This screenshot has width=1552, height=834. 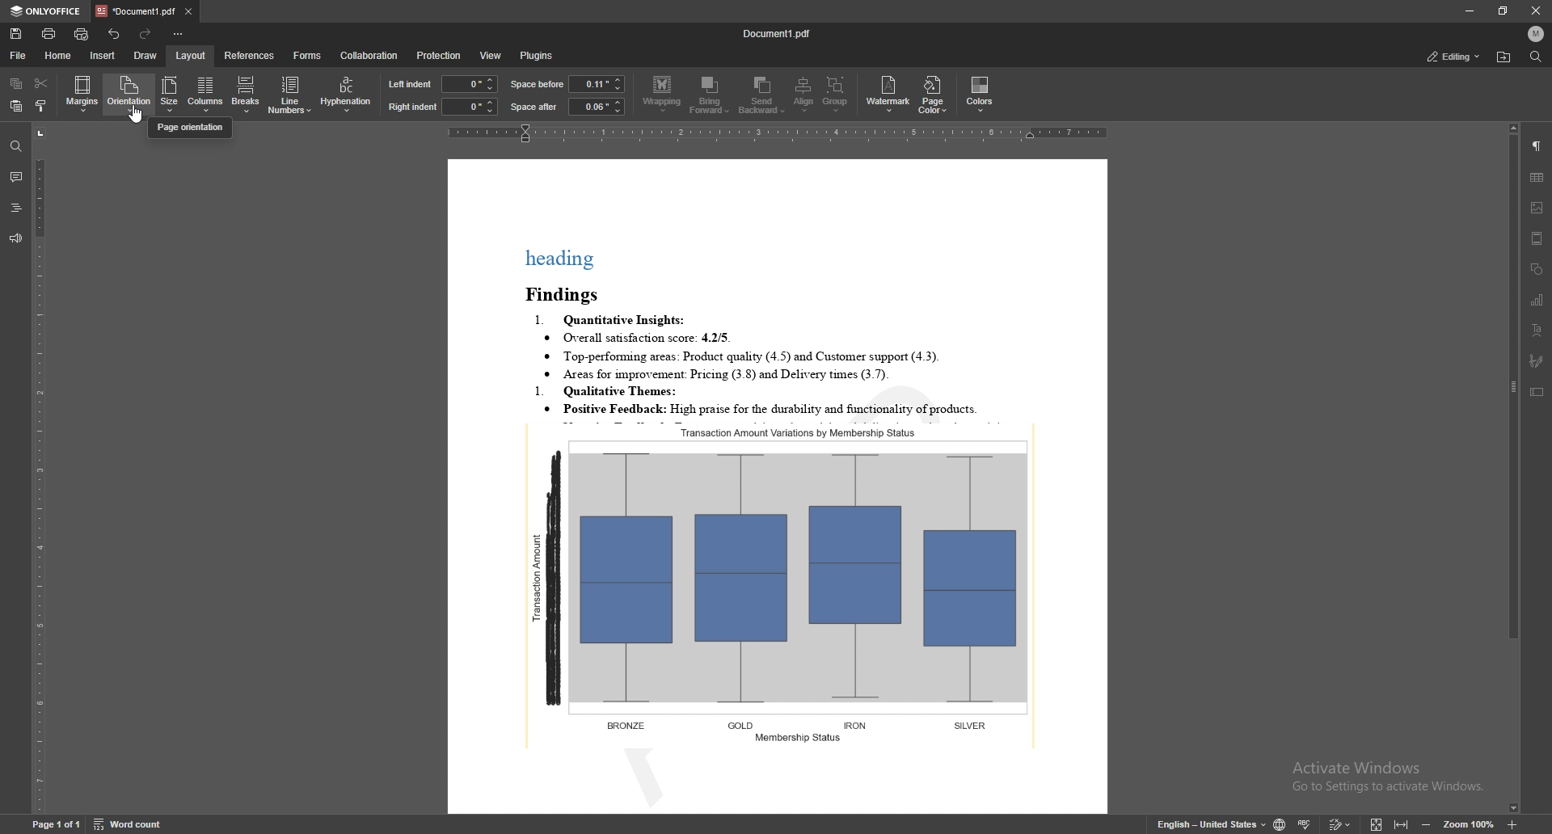 I want to click on home, so click(x=59, y=56).